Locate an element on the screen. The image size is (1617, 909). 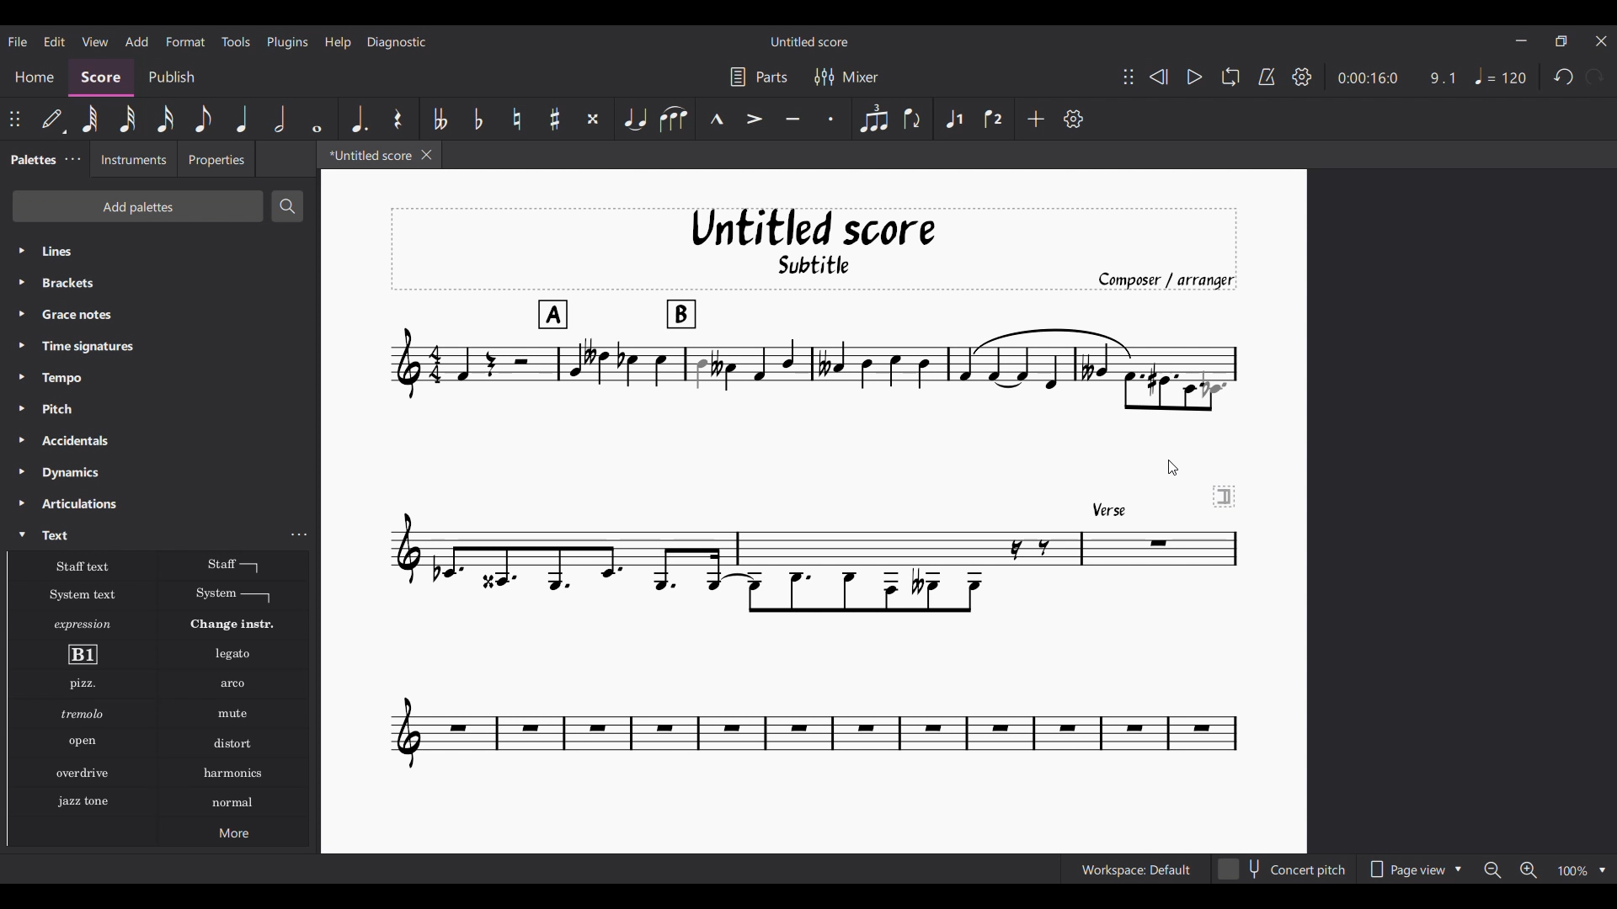
Tuplet is located at coordinates (875, 119).